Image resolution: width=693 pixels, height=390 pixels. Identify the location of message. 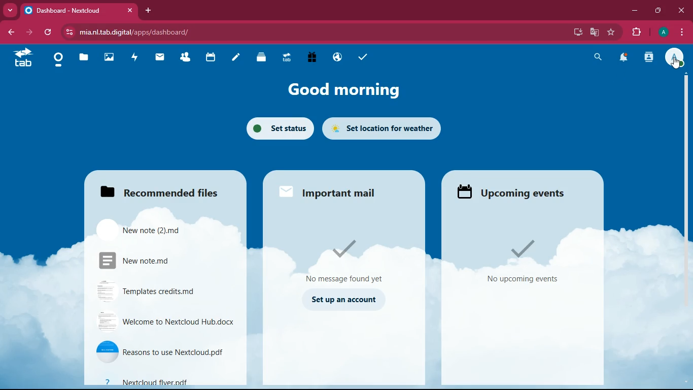
(346, 258).